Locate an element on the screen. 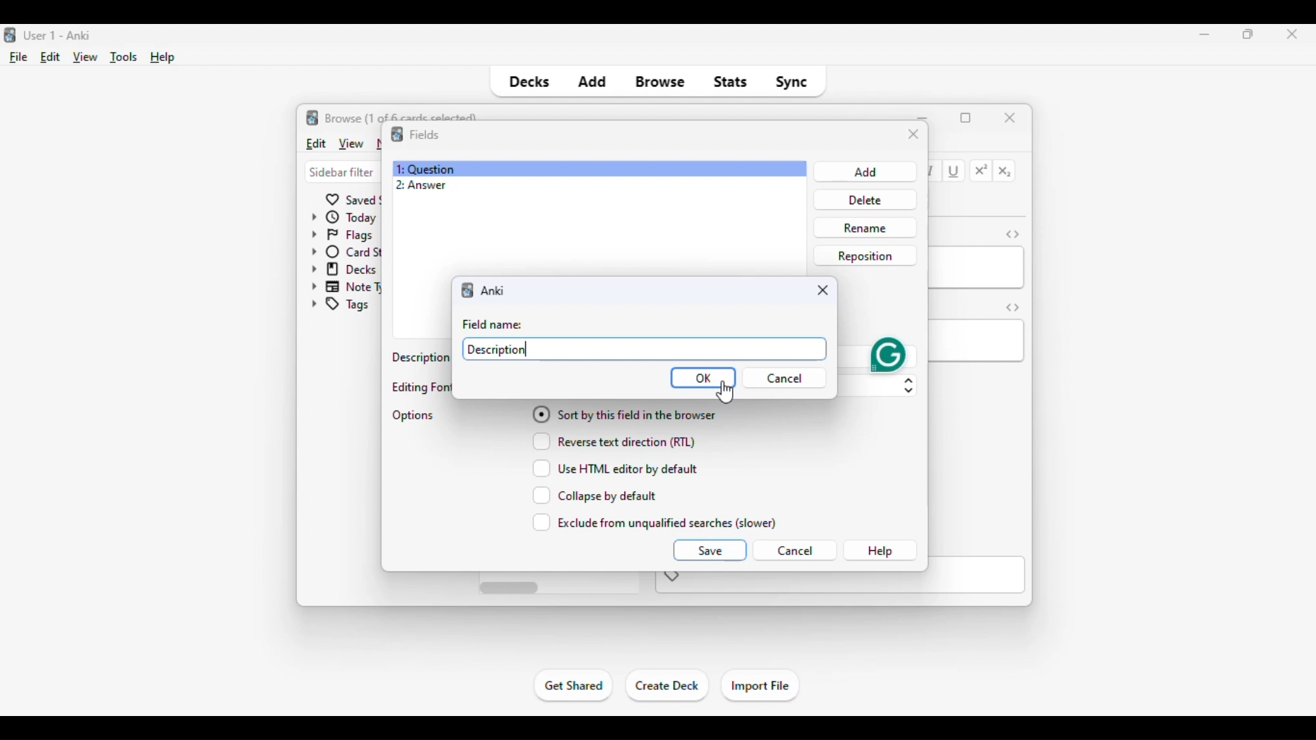  1: Question is located at coordinates (425, 169).